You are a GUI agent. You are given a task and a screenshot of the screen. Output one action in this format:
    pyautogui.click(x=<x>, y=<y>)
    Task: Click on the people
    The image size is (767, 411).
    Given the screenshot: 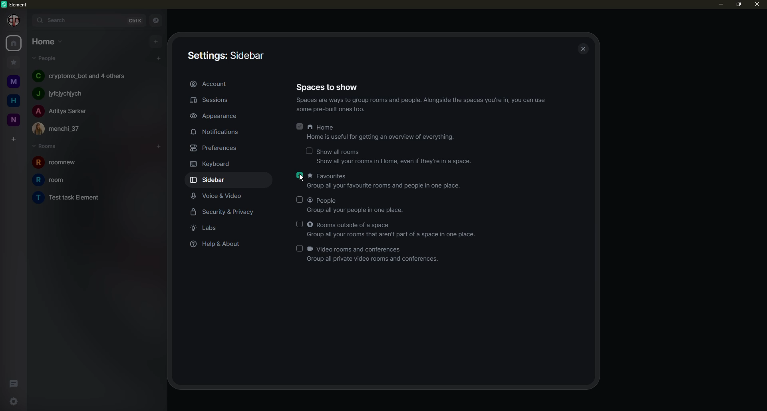 What is the action you would take?
    pyautogui.click(x=45, y=59)
    